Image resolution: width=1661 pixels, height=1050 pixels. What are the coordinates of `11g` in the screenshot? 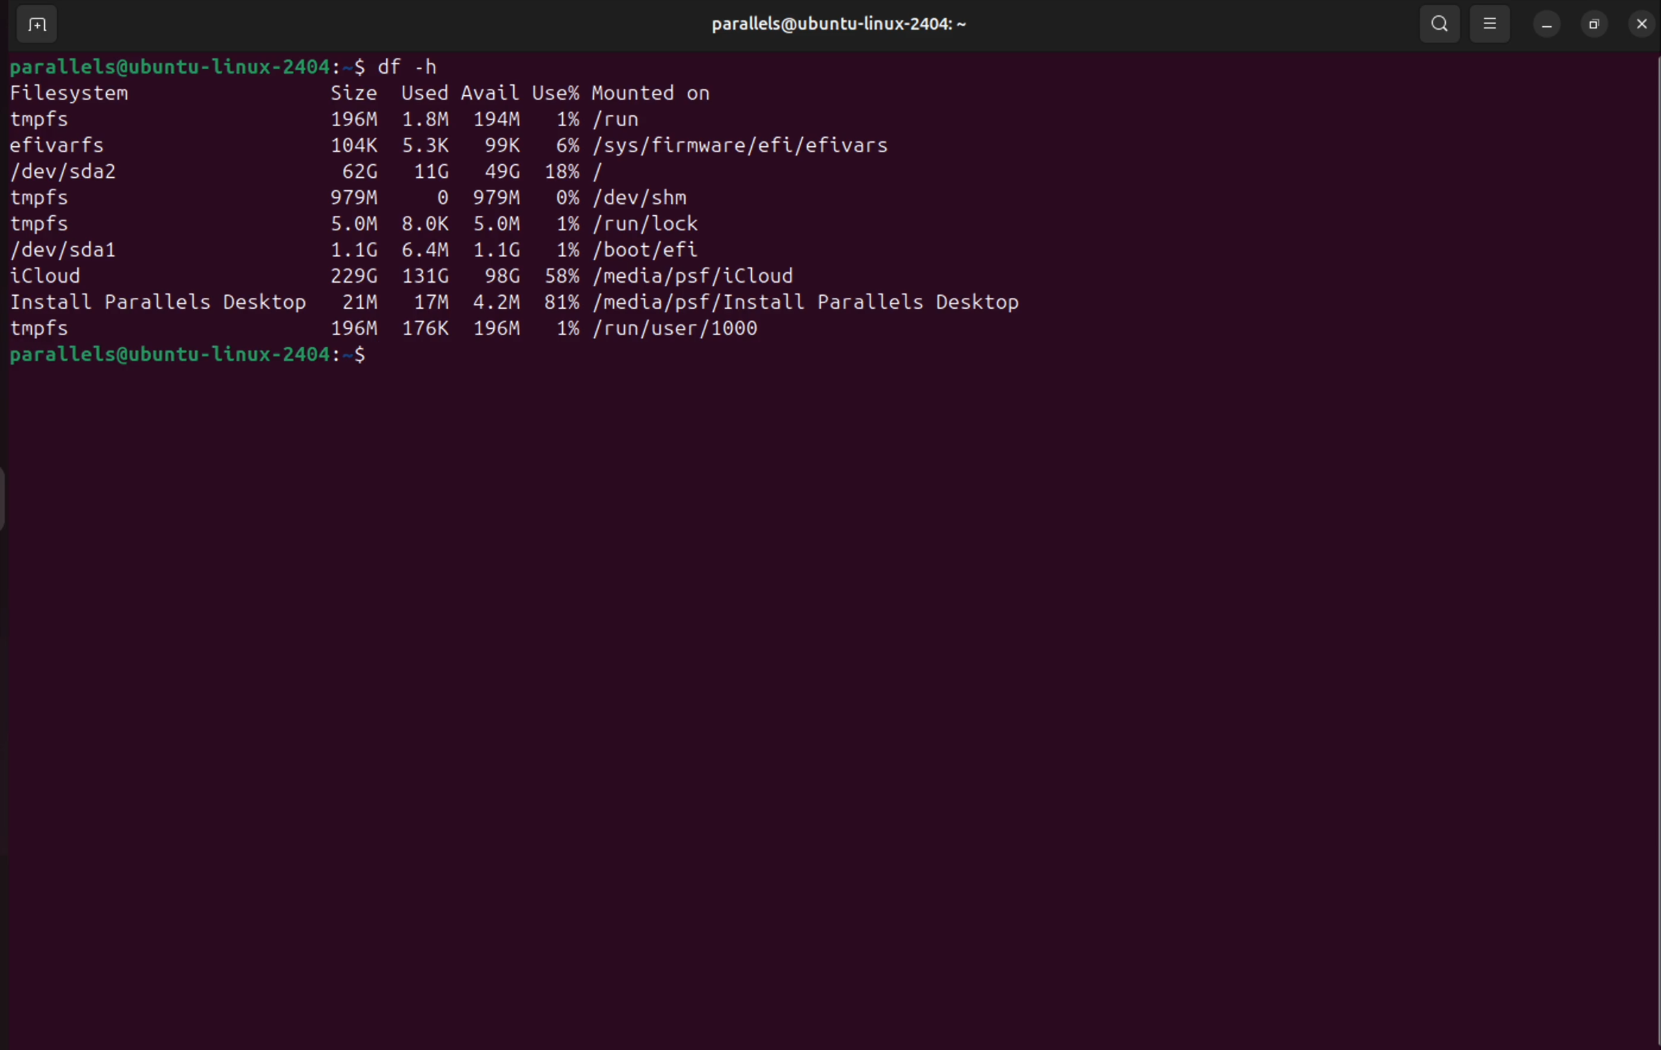 It's located at (427, 172).